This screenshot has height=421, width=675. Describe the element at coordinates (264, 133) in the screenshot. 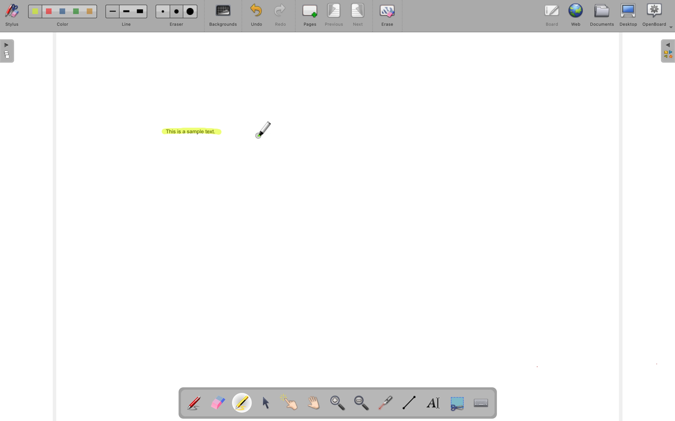

I see `highlighter cursor` at that location.